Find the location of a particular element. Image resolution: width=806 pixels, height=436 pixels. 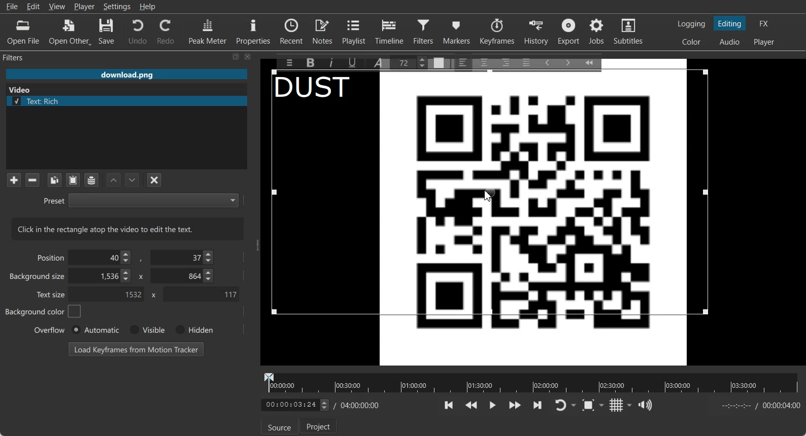

Overflow is located at coordinates (50, 330).